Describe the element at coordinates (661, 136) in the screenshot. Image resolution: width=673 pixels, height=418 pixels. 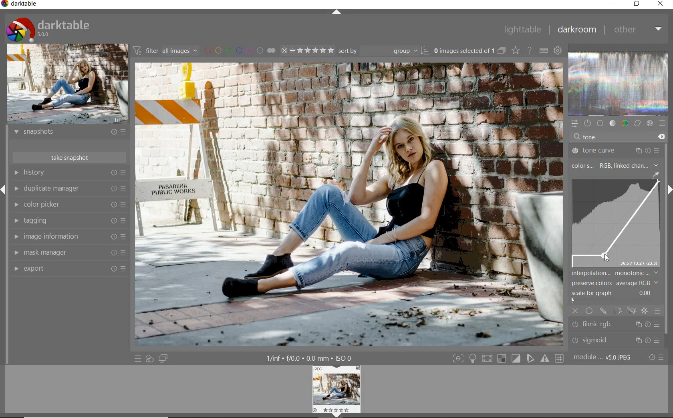
I see `delete` at that location.